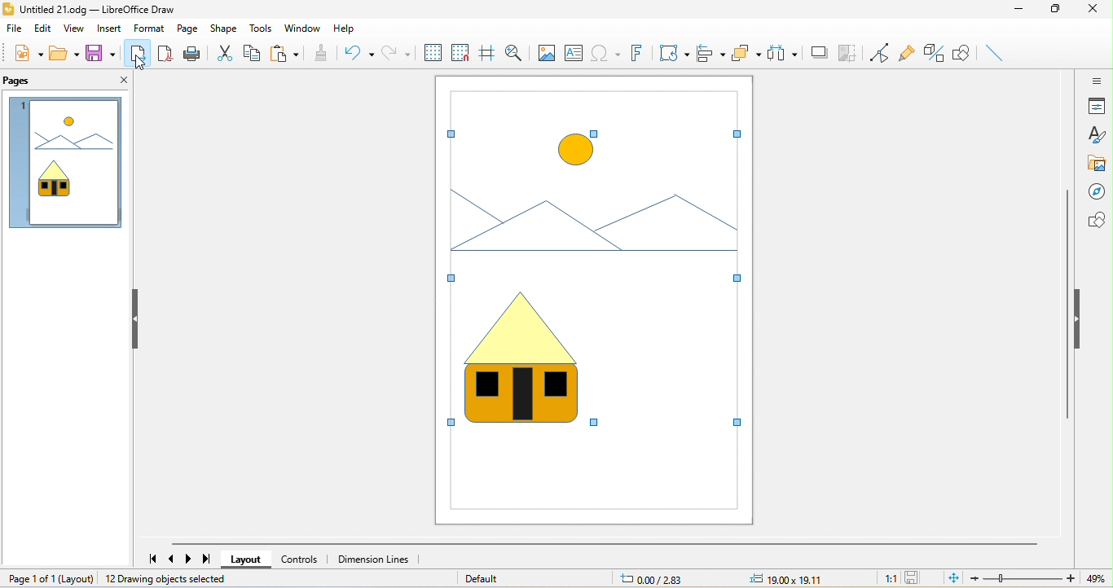  Describe the element at coordinates (190, 559) in the screenshot. I see `next` at that location.